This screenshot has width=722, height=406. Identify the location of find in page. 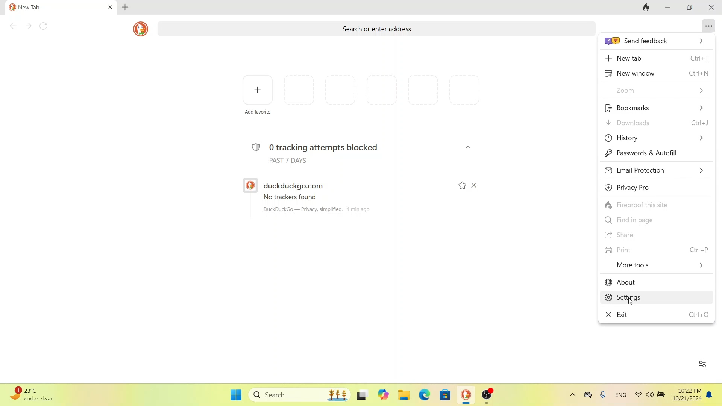
(650, 220).